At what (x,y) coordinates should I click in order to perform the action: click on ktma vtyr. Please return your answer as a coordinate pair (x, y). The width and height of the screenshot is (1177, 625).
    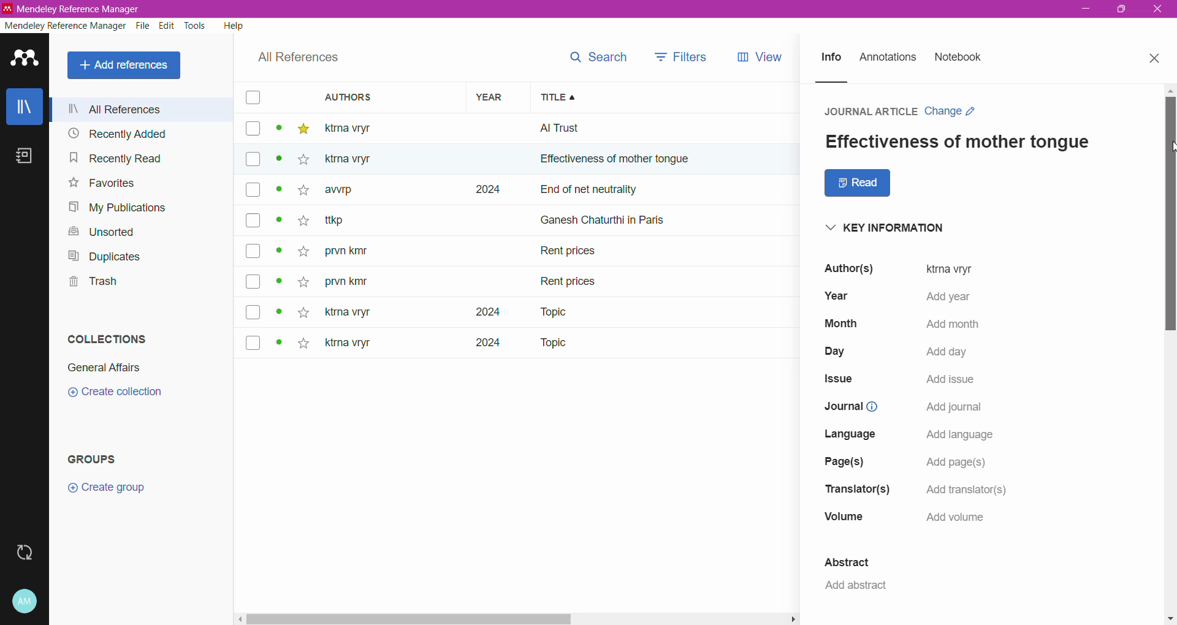
    Looking at the image, I should click on (356, 127).